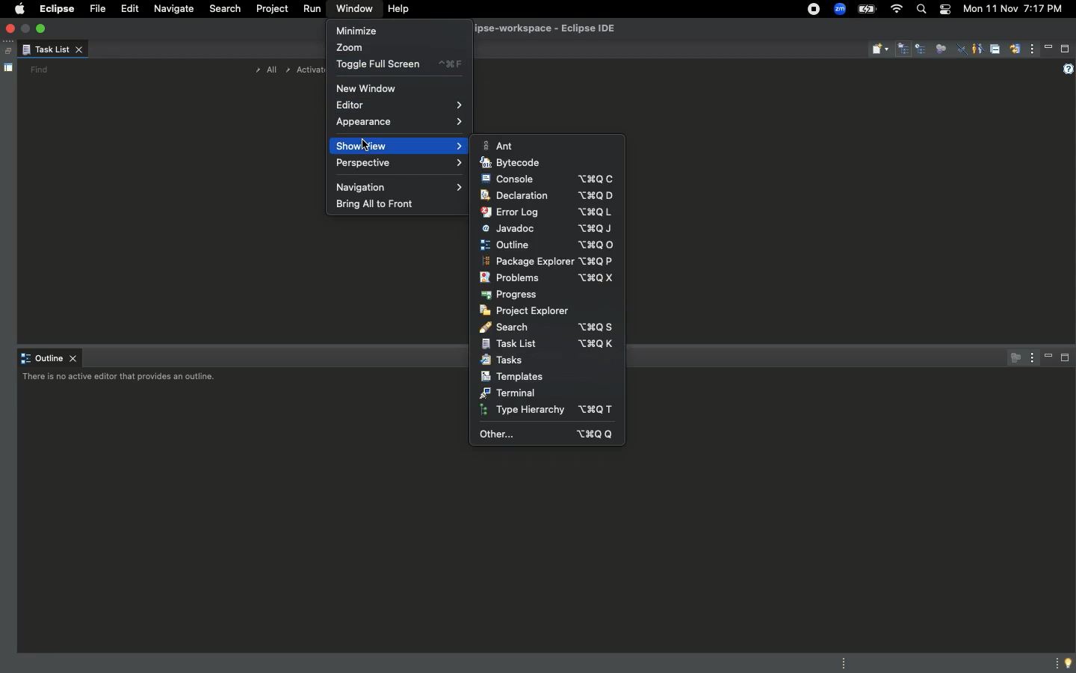  What do you see at coordinates (305, 70) in the screenshot?
I see `Activate` at bounding box center [305, 70].